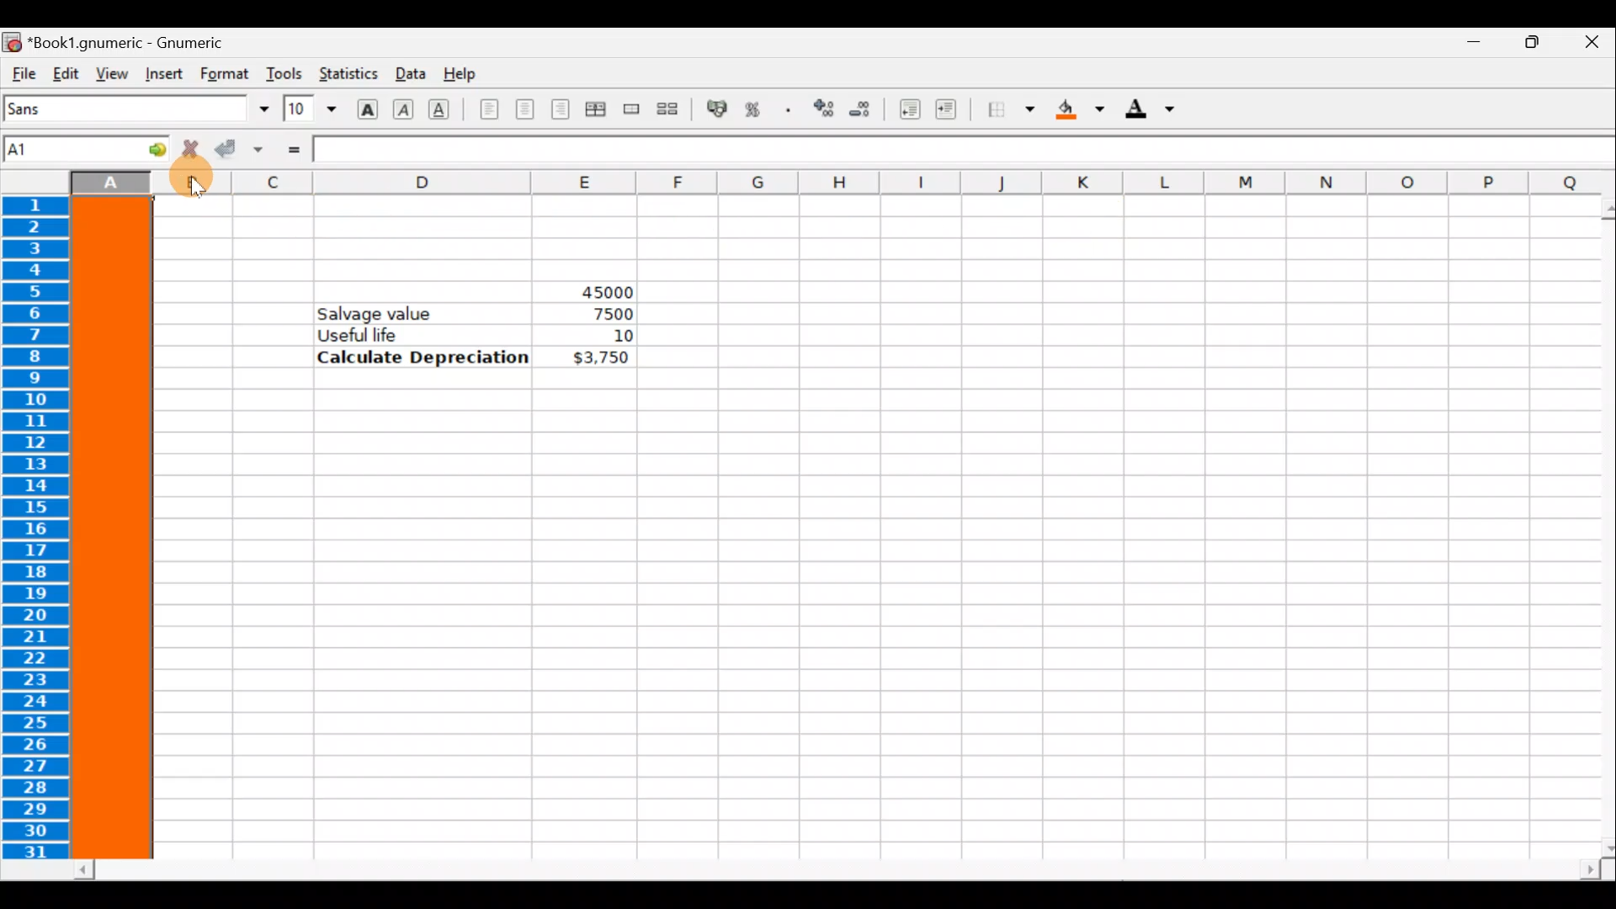 This screenshot has width=1616, height=909. I want to click on Centre horizontally across selection, so click(595, 112).